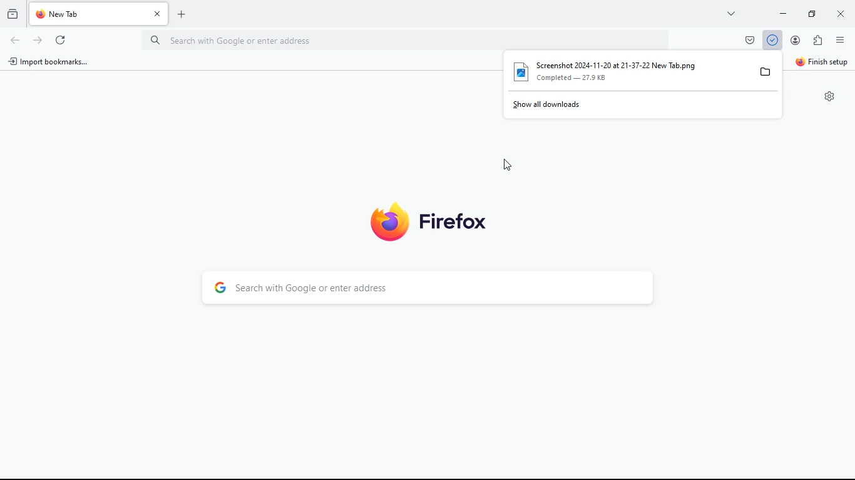 Image resolution: width=855 pixels, height=480 pixels. I want to click on close, so click(839, 13).